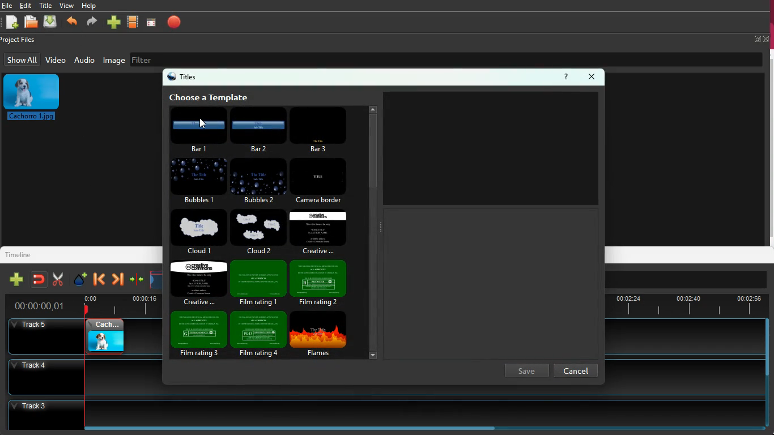 Image resolution: width=774 pixels, height=435 pixels. I want to click on crative, so click(200, 283).